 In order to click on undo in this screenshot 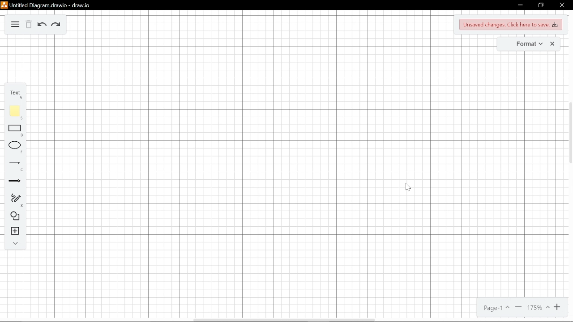, I will do `click(42, 25)`.